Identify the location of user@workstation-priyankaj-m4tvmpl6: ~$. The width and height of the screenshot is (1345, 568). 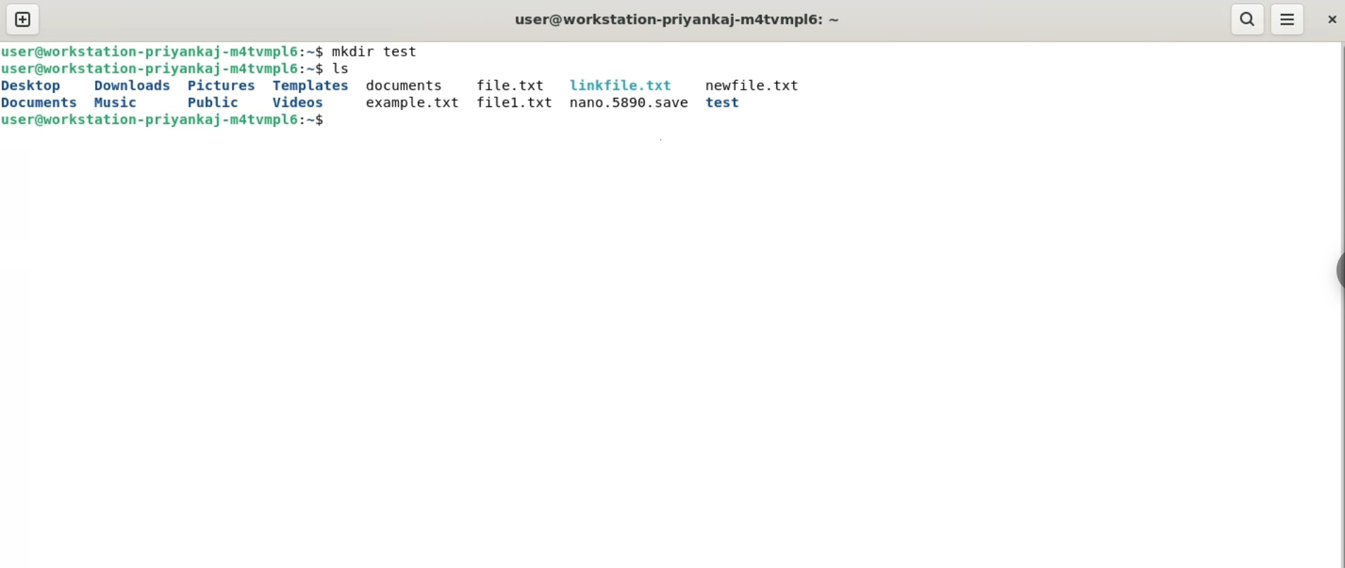
(170, 120).